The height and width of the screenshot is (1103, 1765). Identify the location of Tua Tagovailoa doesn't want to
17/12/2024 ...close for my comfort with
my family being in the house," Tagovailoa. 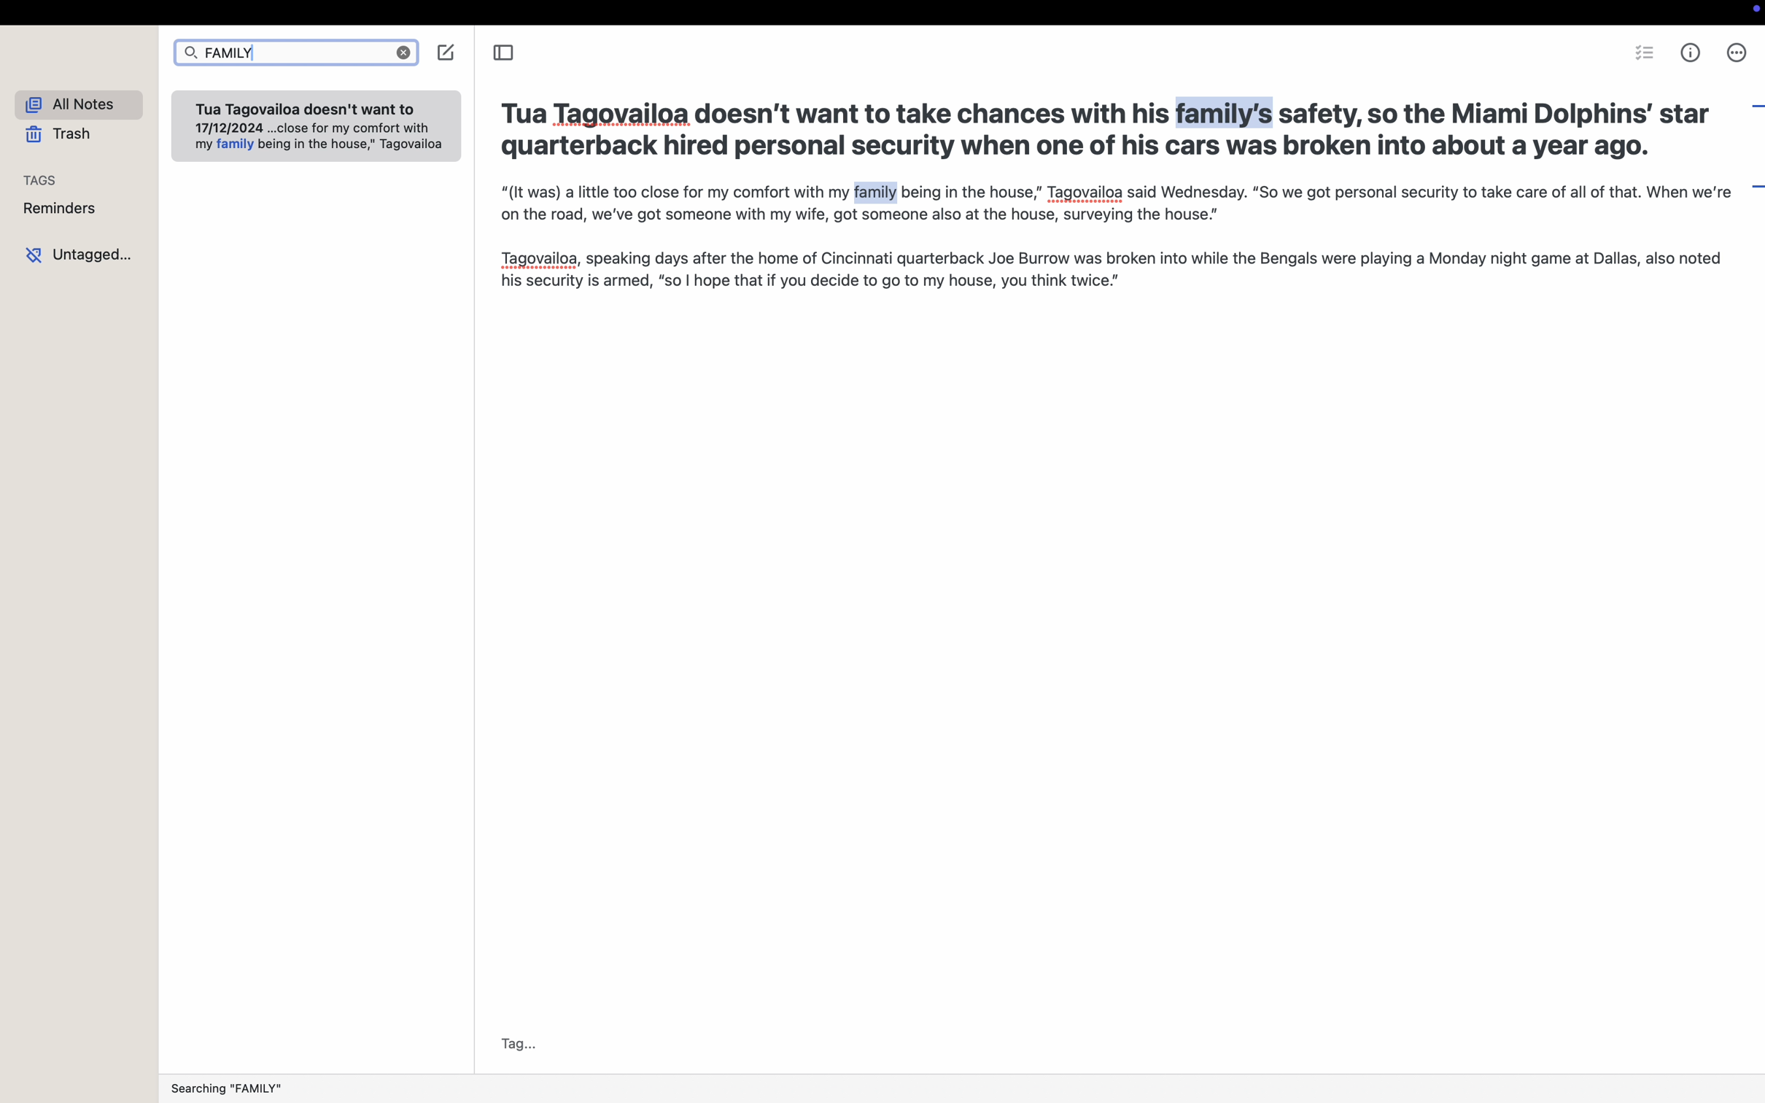
(317, 129).